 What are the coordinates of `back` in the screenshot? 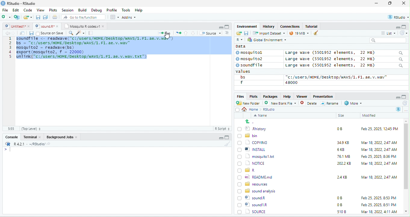 It's located at (8, 33).